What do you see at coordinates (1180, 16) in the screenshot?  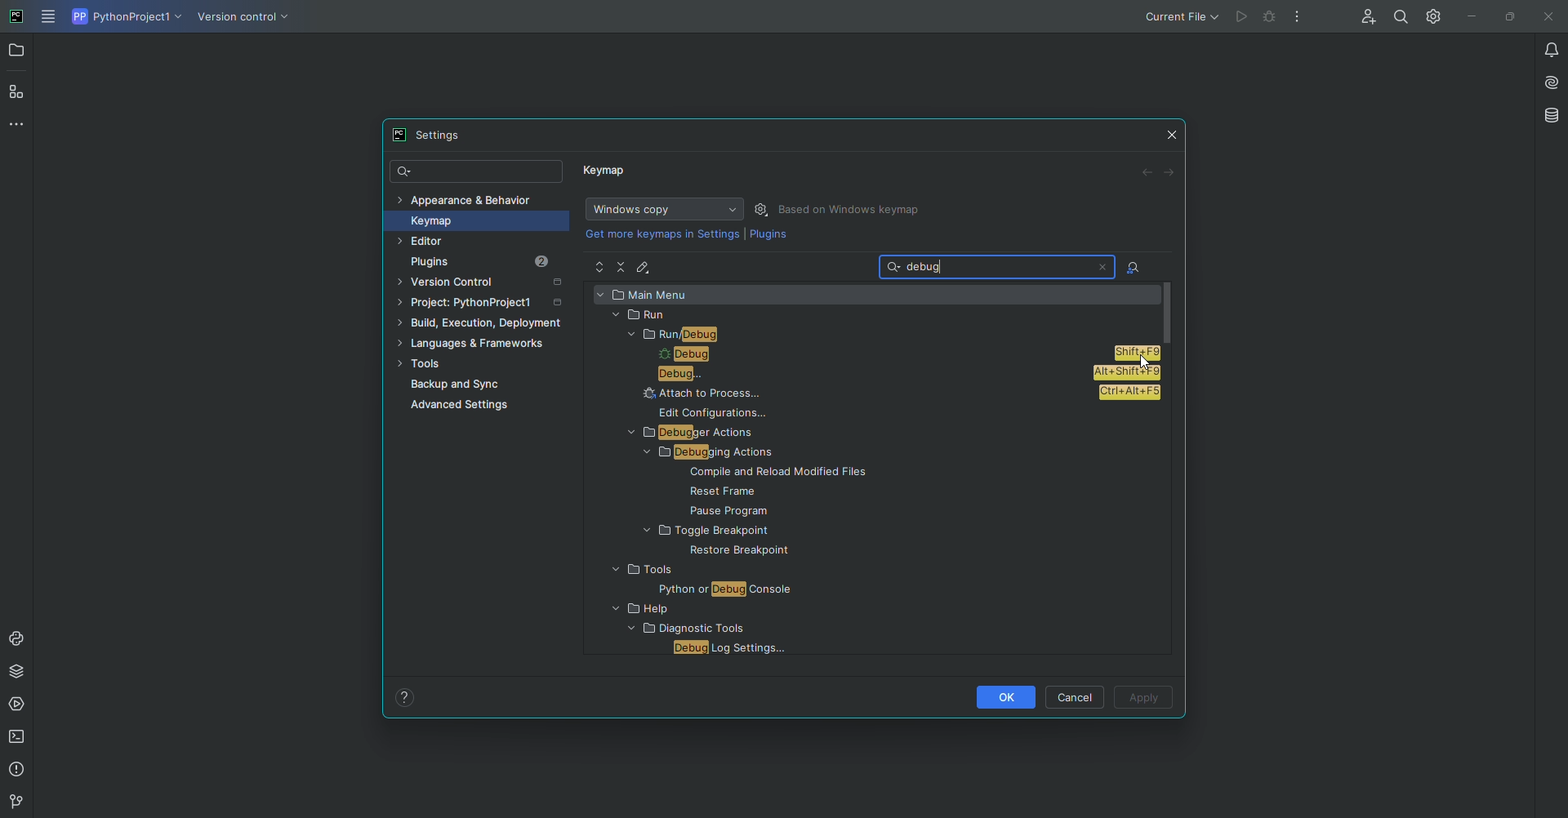 I see `Current file` at bounding box center [1180, 16].